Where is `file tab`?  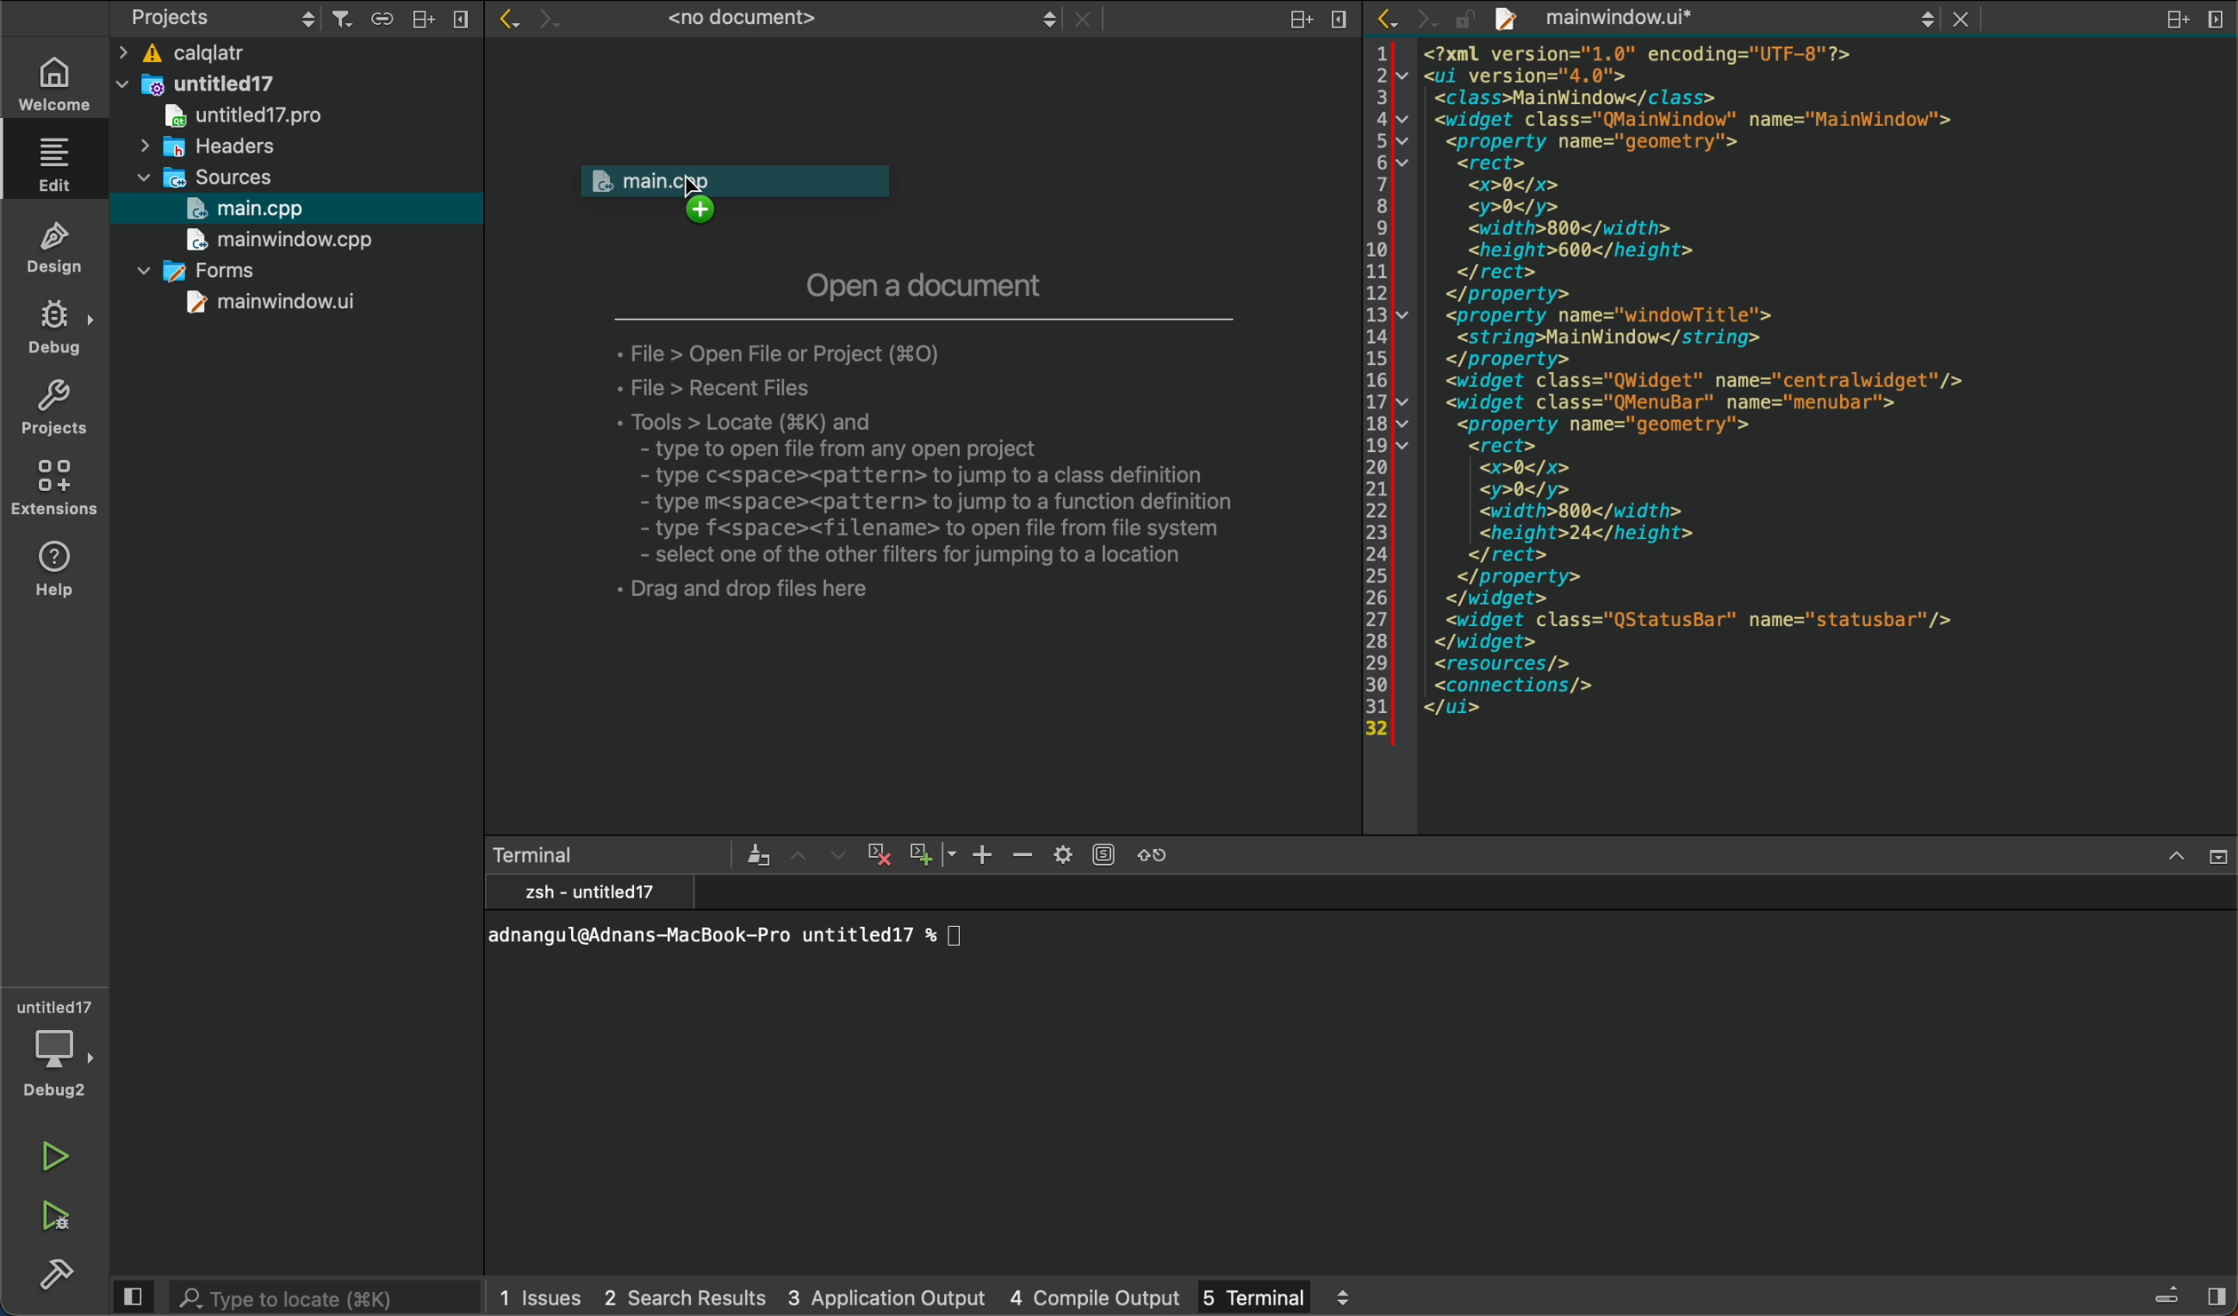
file tab is located at coordinates (1721, 20).